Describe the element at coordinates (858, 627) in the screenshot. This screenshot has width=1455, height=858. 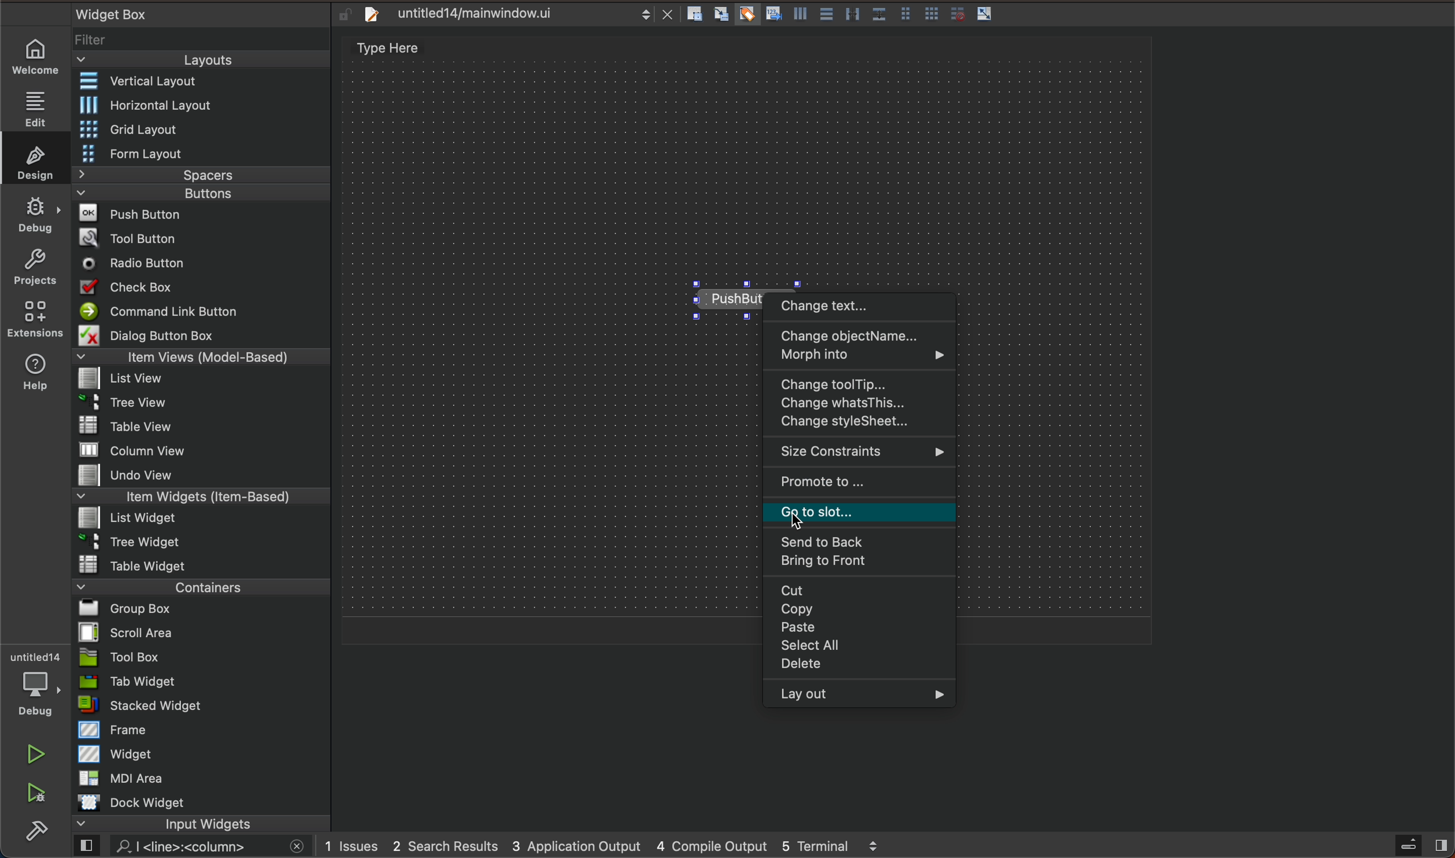
I see `paste` at that location.